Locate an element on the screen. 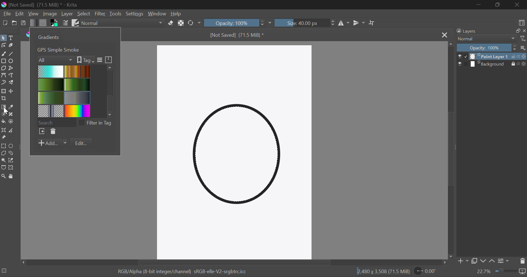 This screenshot has width=527, height=277. Dynamic Brush is located at coordinates (4, 83).